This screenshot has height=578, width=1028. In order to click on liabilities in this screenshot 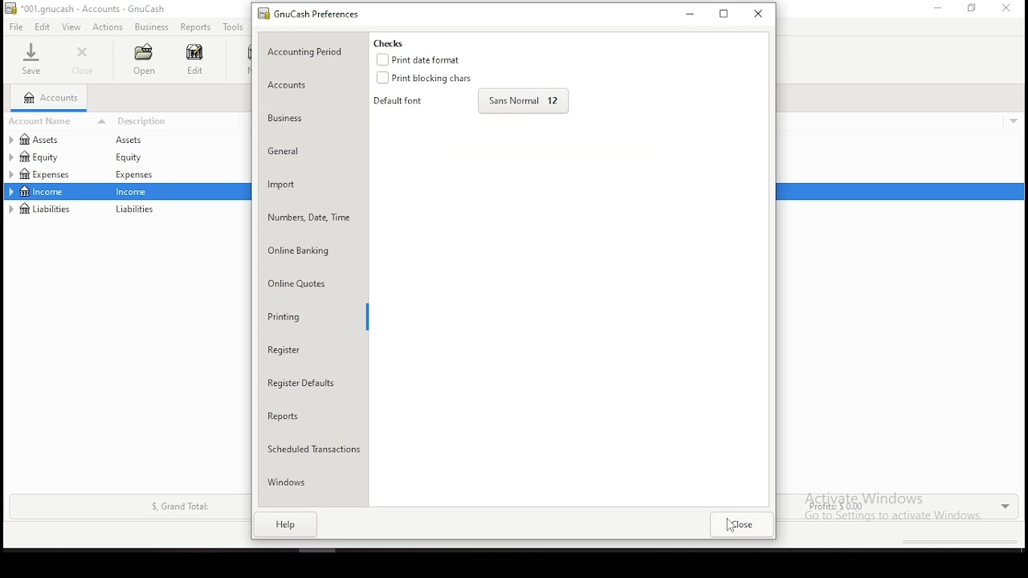, I will do `click(135, 210)`.